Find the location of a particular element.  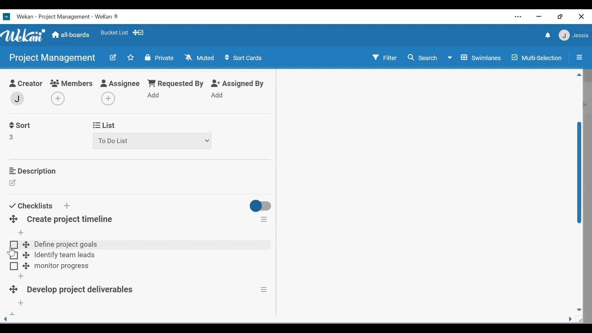

Checklist name is located at coordinates (83, 291).